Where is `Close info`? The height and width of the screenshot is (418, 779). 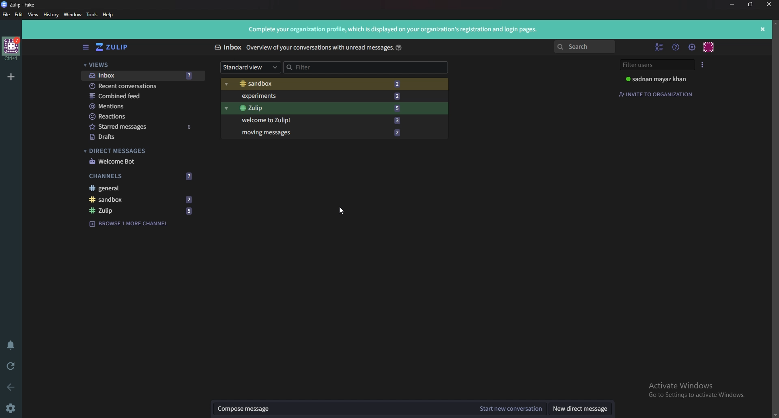 Close info is located at coordinates (763, 28).